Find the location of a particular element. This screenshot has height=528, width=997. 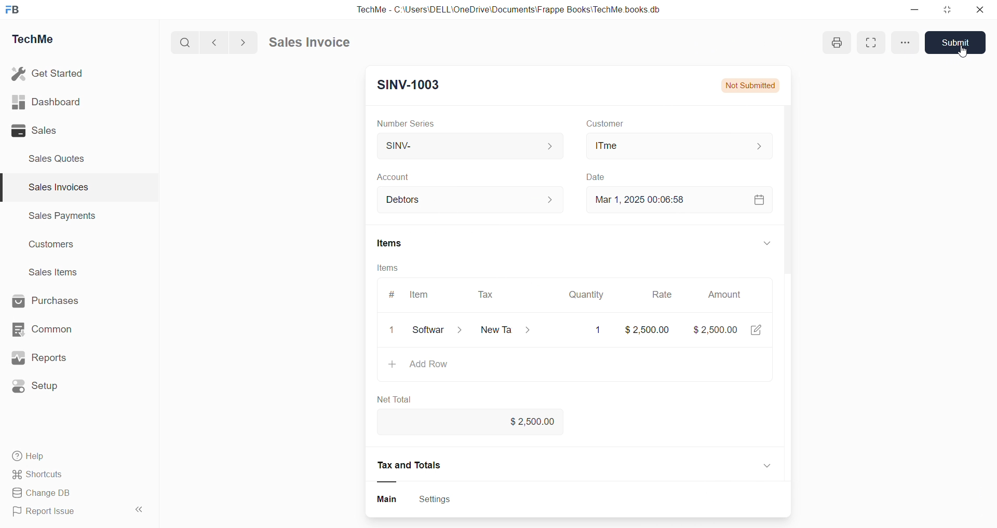

Amount is located at coordinates (735, 296).